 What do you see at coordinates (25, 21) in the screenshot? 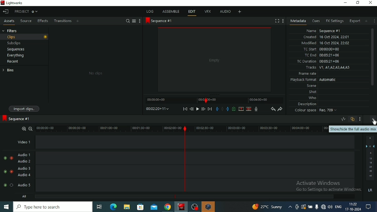
I see `Source` at bounding box center [25, 21].